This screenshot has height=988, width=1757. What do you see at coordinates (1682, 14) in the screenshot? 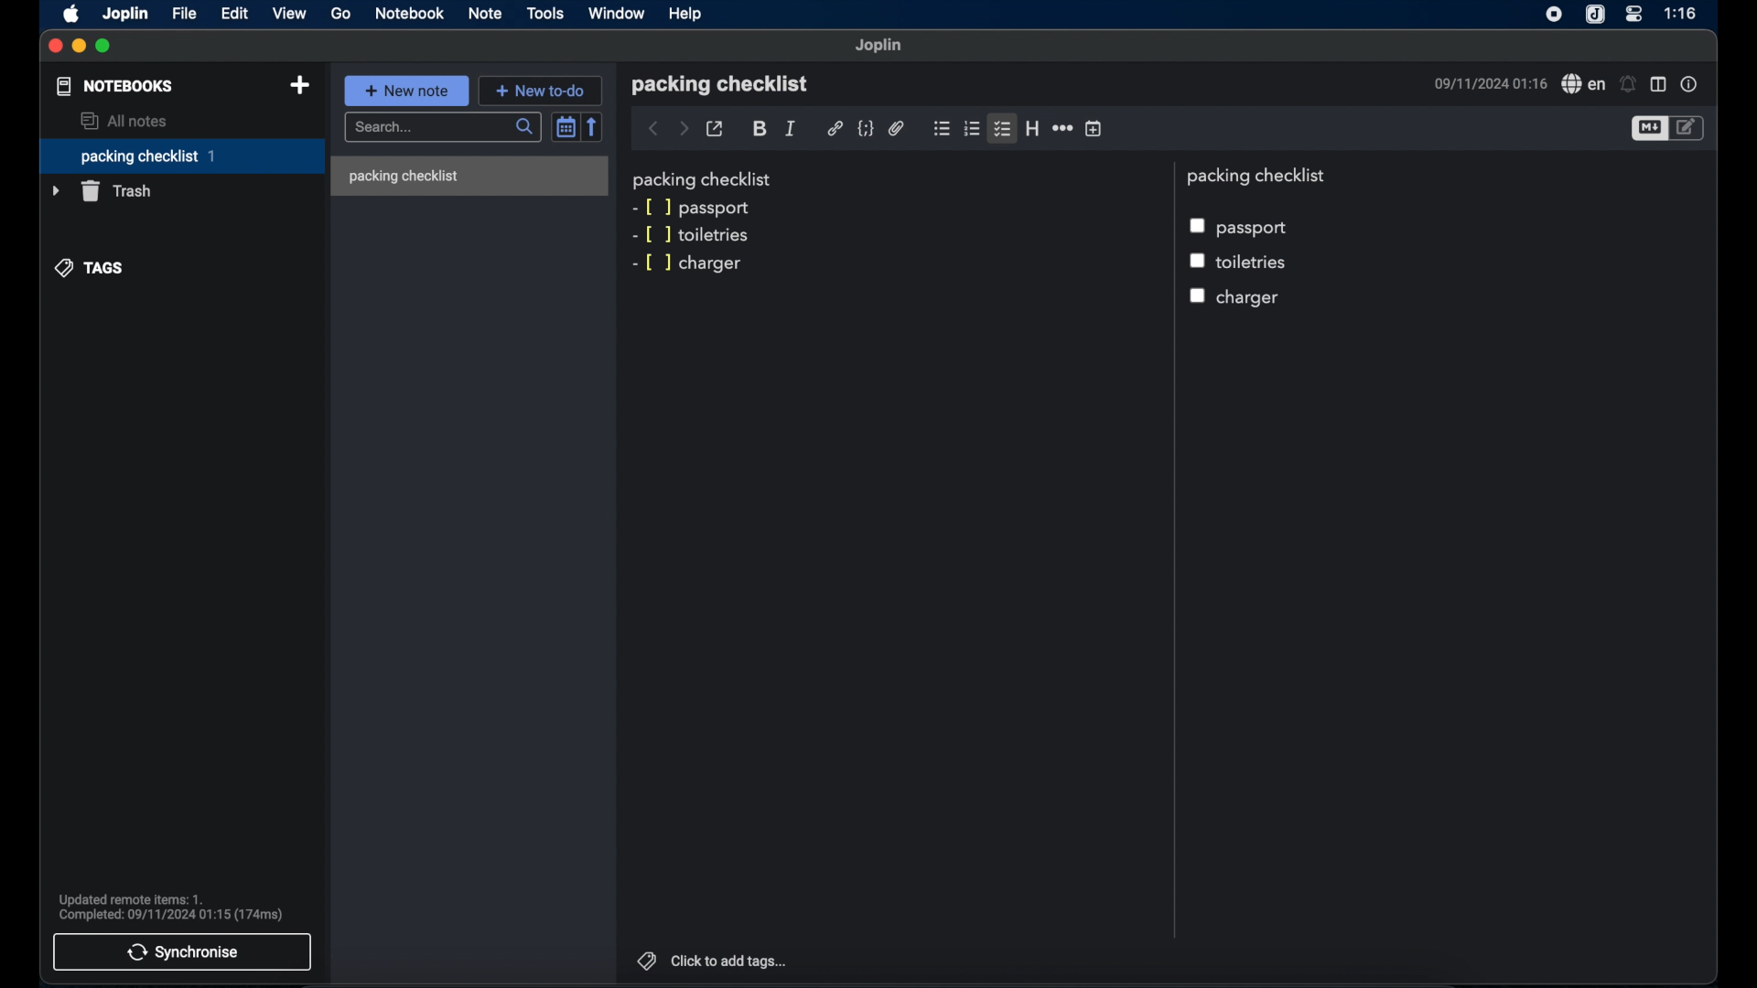
I see `1:16` at bounding box center [1682, 14].